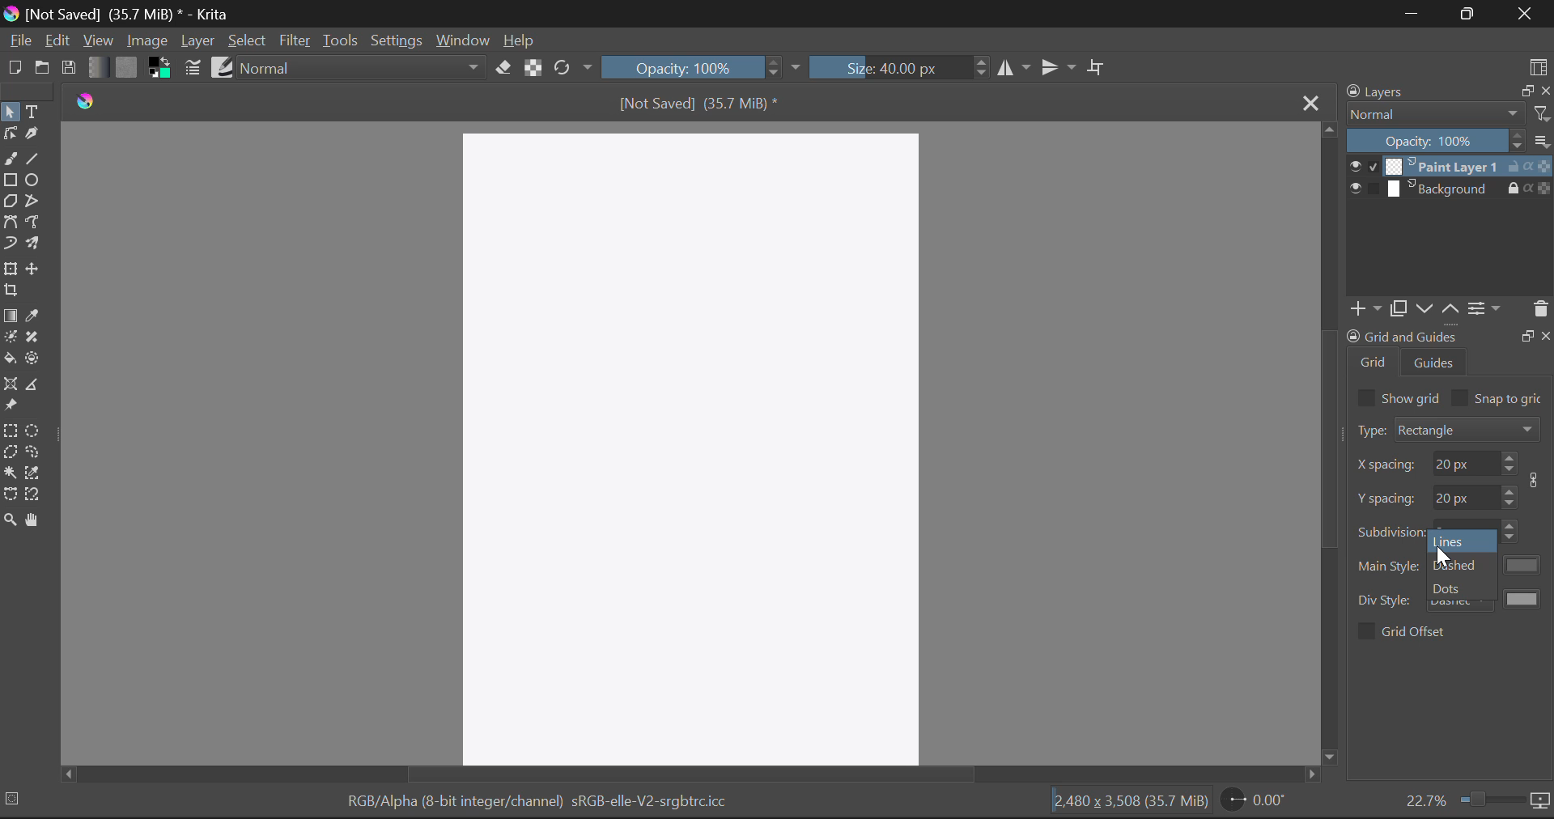 This screenshot has width=1554, height=819. Describe the element at coordinates (1435, 113) in the screenshot. I see `normal` at that location.